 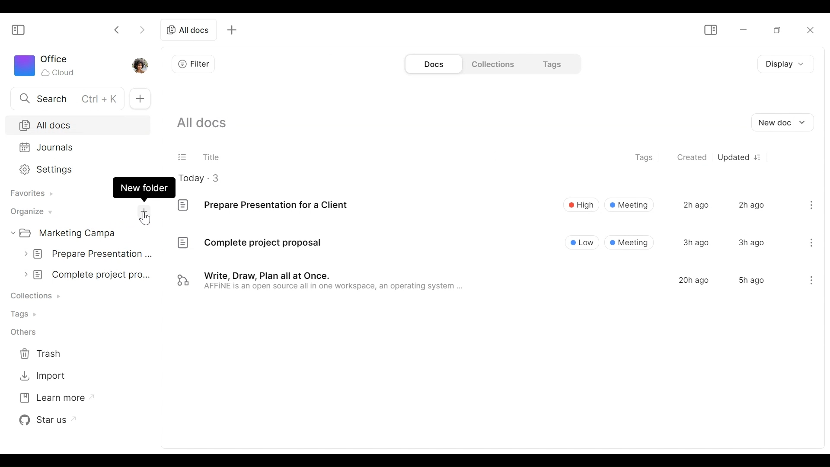 What do you see at coordinates (30, 193) in the screenshot?
I see `Favorites` at bounding box center [30, 193].